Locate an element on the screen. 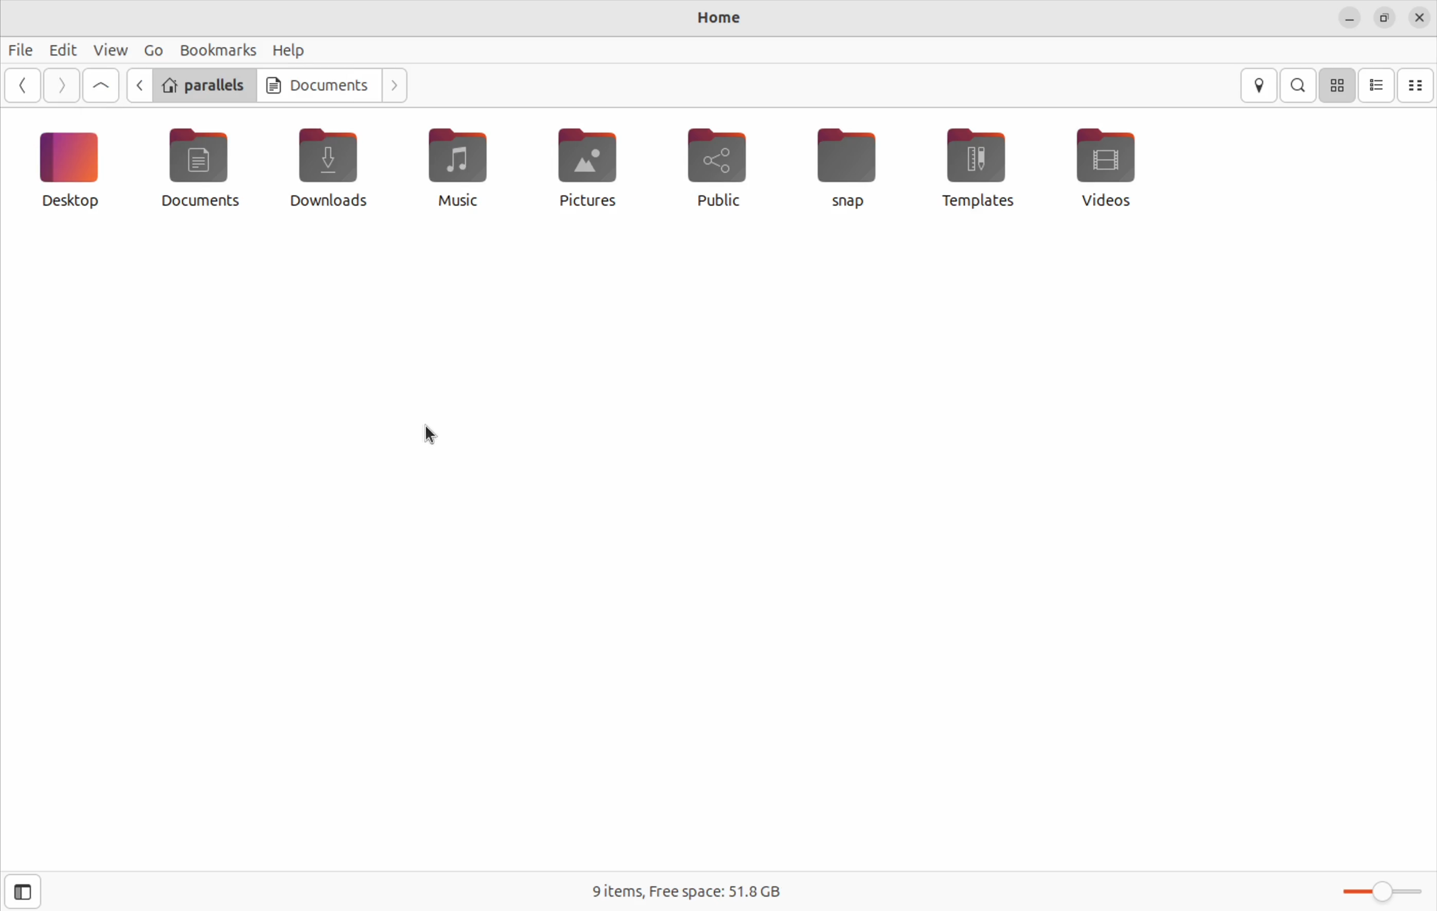  Edit is located at coordinates (62, 51).